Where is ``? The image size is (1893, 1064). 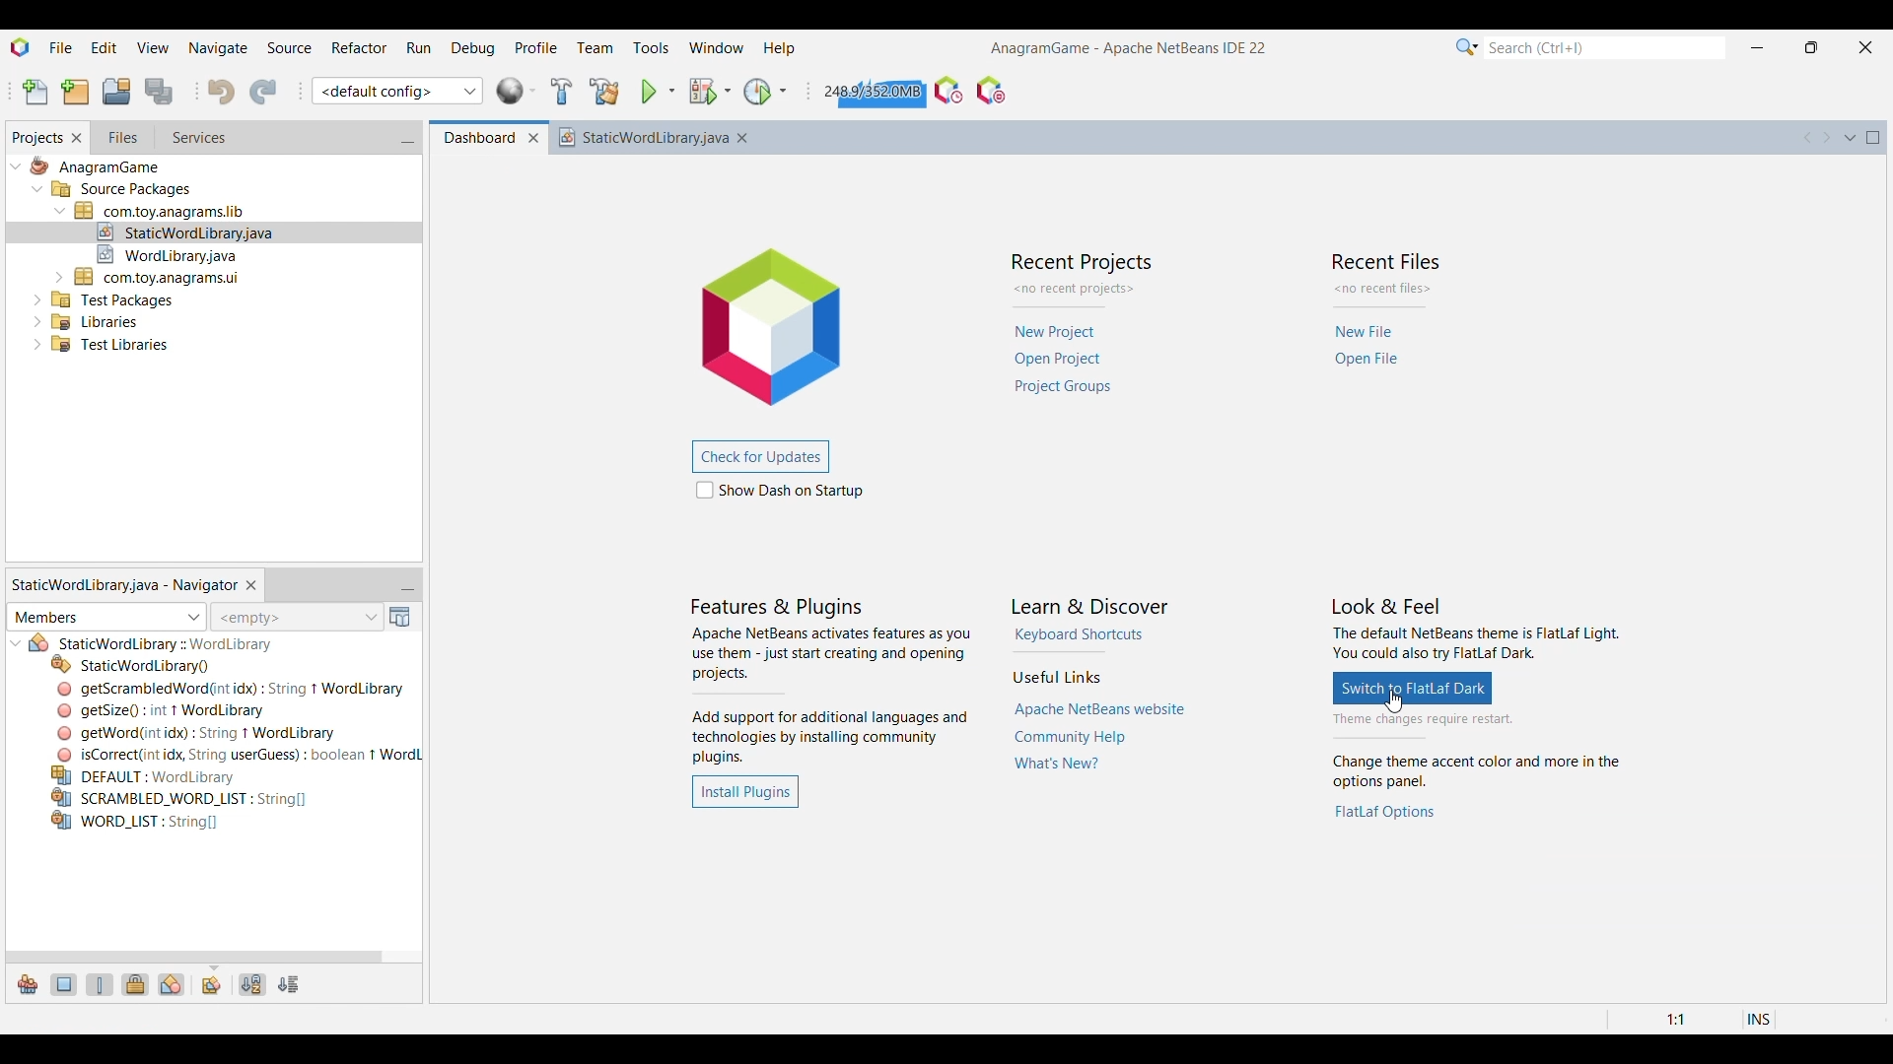  is located at coordinates (160, 709).